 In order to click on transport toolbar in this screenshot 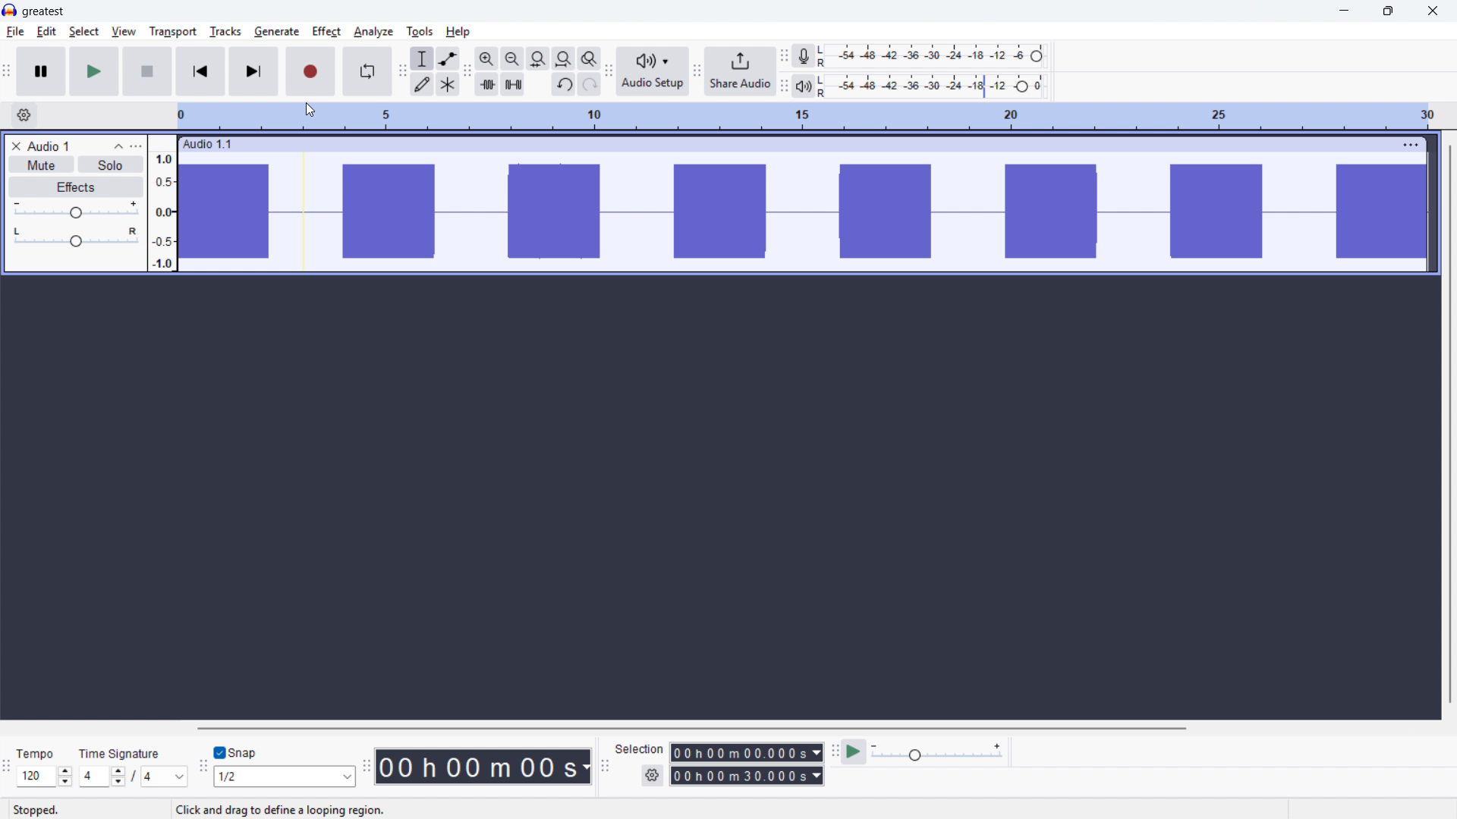, I will do `click(7, 74)`.